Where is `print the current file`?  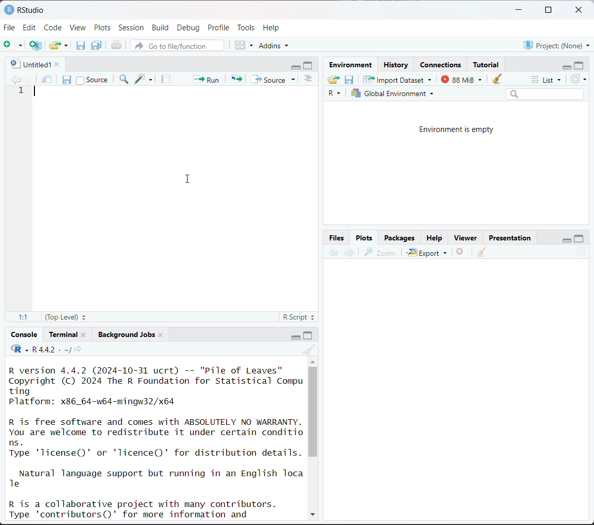
print the current file is located at coordinates (117, 45).